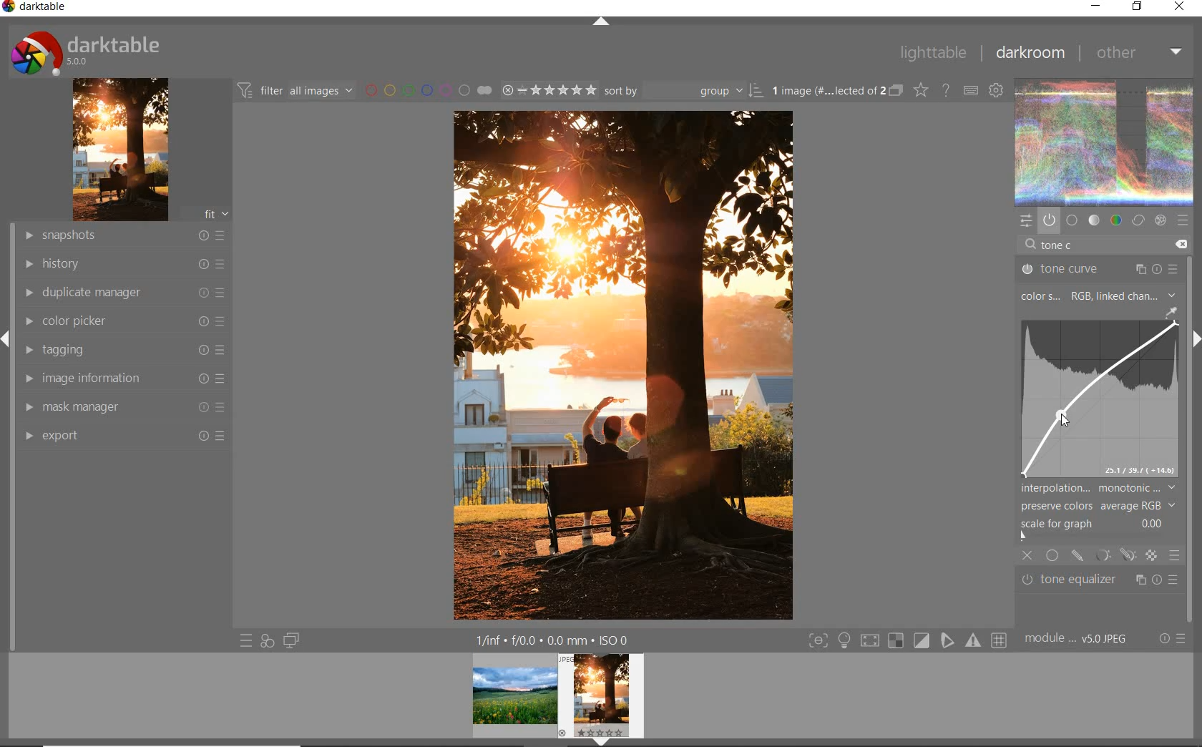  Describe the element at coordinates (1098, 488) in the screenshot. I see `interpolation` at that location.